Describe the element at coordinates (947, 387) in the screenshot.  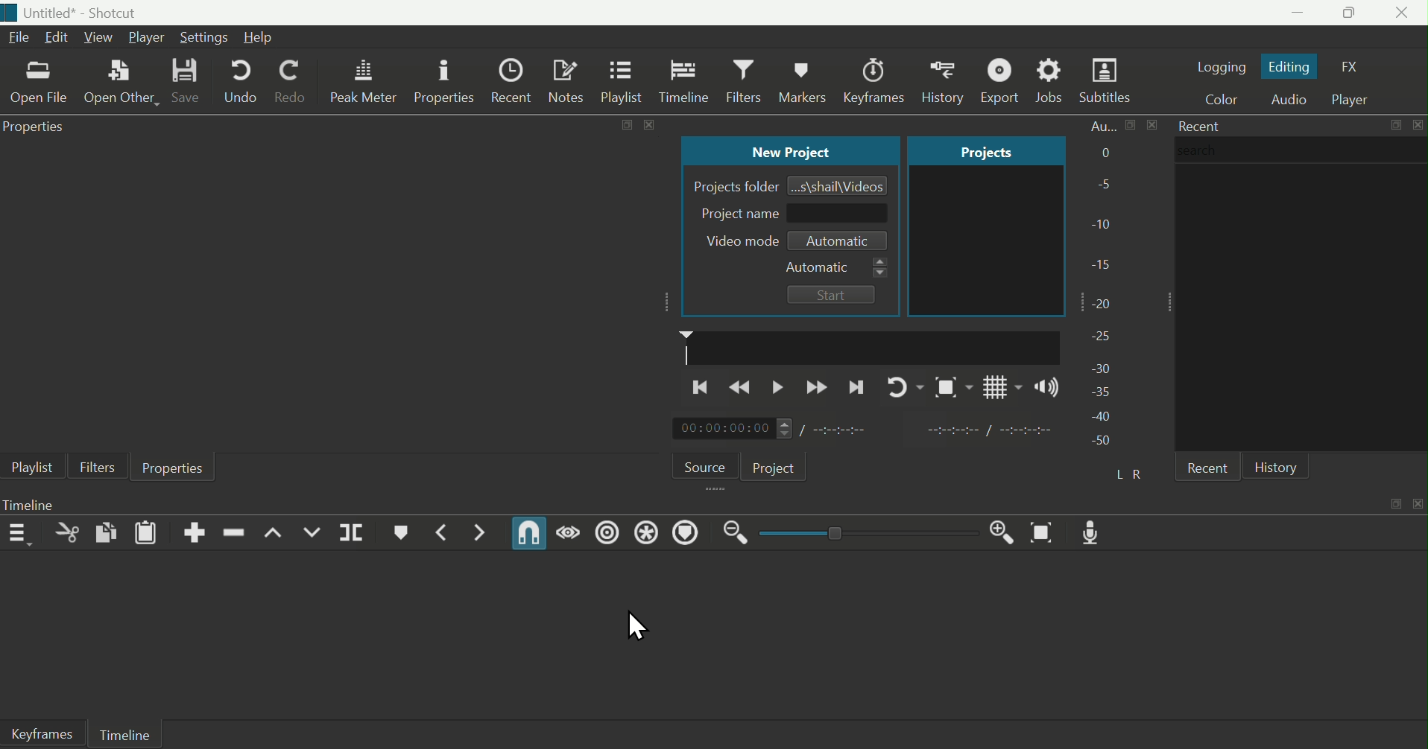
I see `Toggle zoom` at that location.